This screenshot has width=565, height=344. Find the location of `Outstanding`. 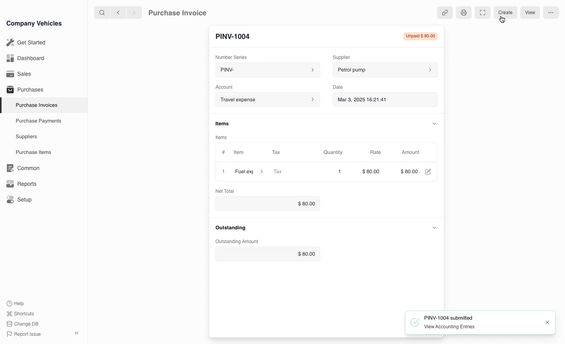

Outstanding is located at coordinates (232, 228).